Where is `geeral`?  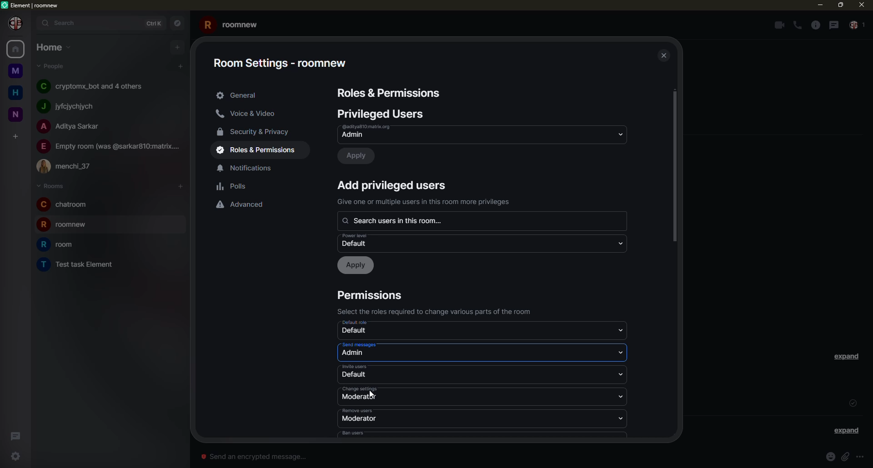 geeral is located at coordinates (238, 95).